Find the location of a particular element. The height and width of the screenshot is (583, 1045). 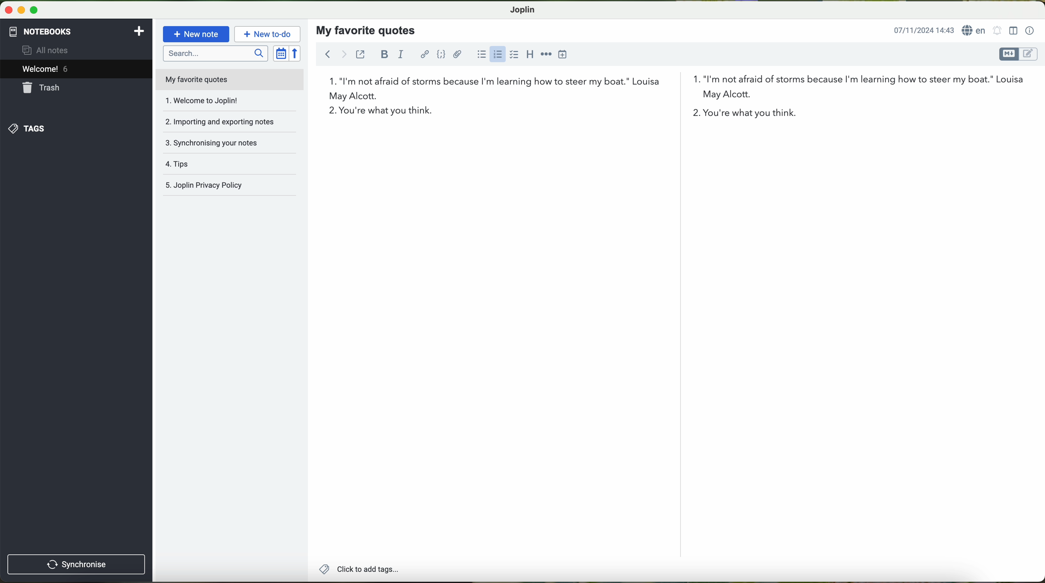

italic is located at coordinates (403, 54).